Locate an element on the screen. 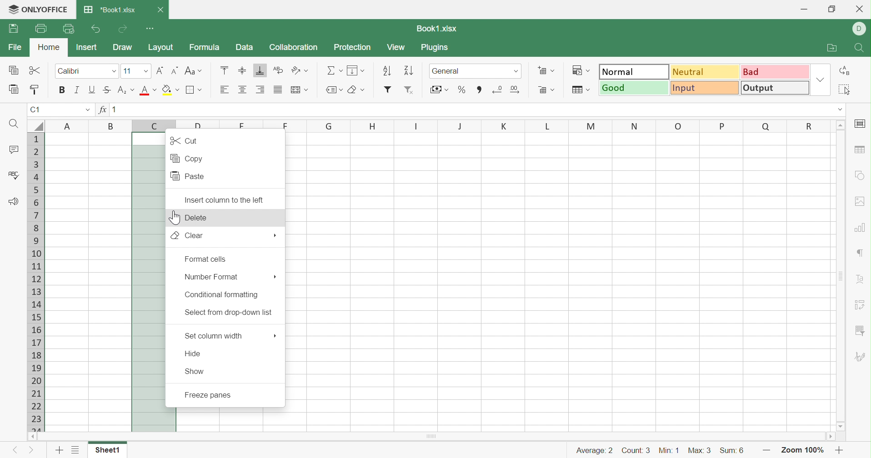 This screenshot has width=871, height=458. Save is located at coordinates (14, 27).